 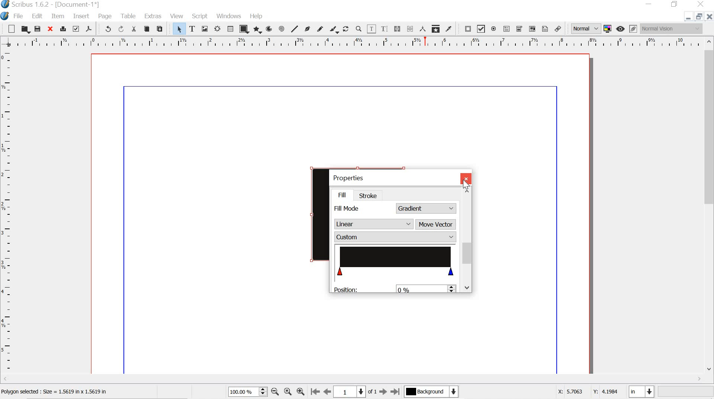 What do you see at coordinates (395, 392) in the screenshot?
I see `go to last page` at bounding box center [395, 392].